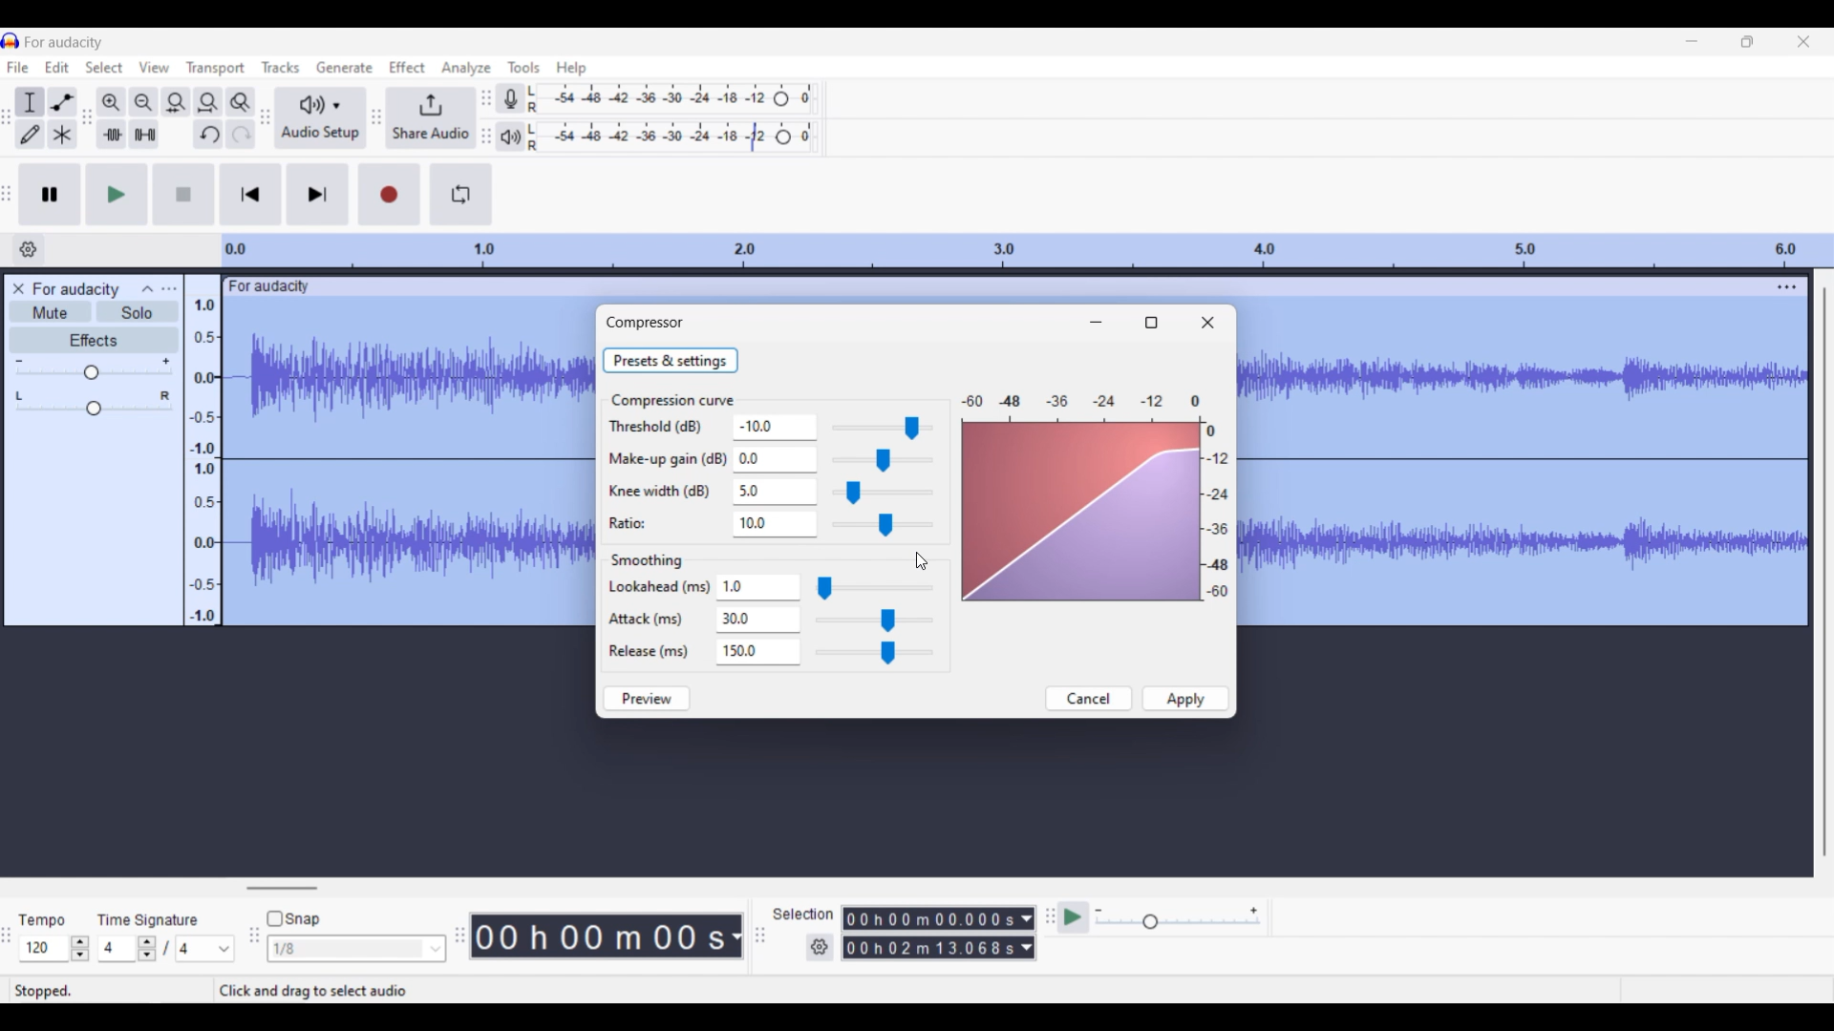 This screenshot has width=1834, height=1031. I want to click on Scale to measure length of track, so click(1027, 250).